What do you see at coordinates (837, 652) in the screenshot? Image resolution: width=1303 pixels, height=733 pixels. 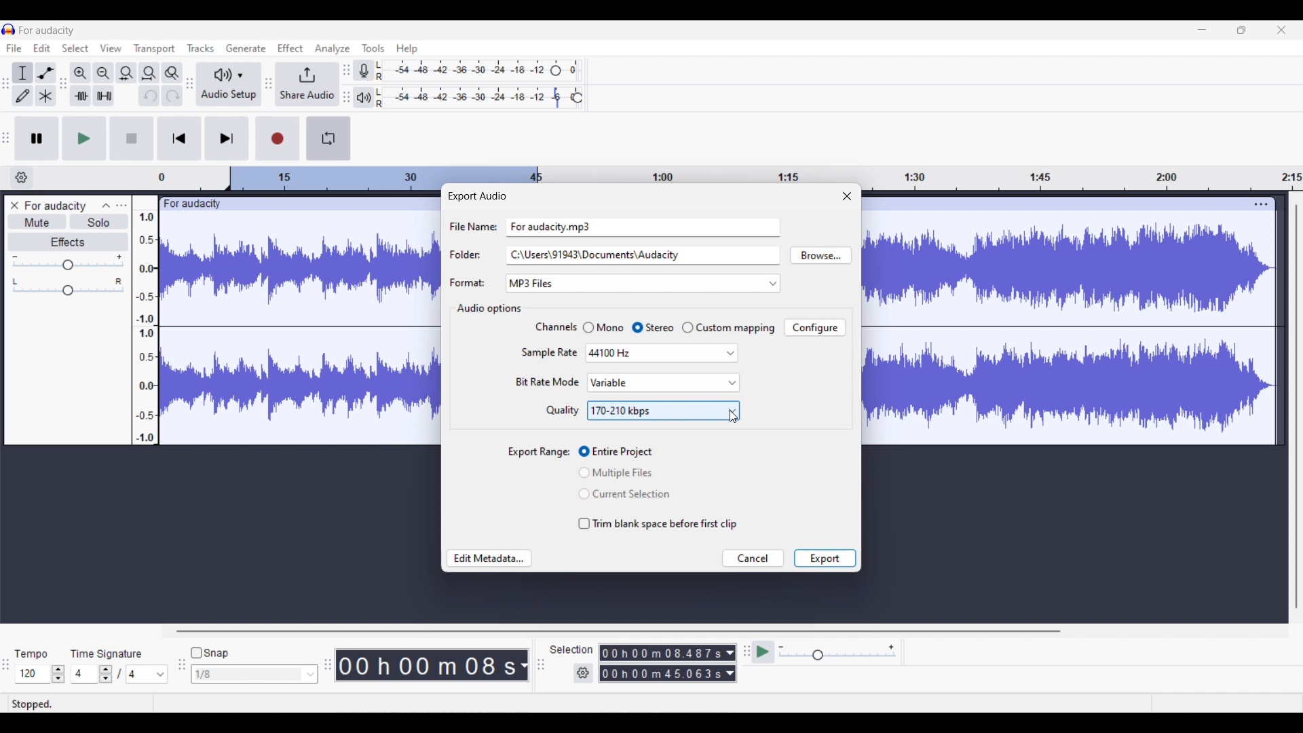 I see `Playback speed scale` at bounding box center [837, 652].